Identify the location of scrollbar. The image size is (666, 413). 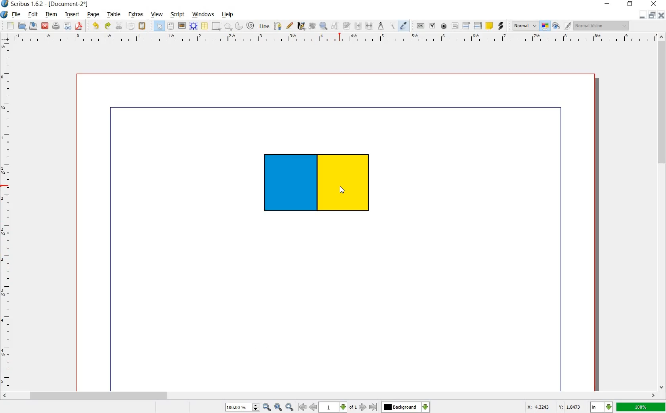
(329, 395).